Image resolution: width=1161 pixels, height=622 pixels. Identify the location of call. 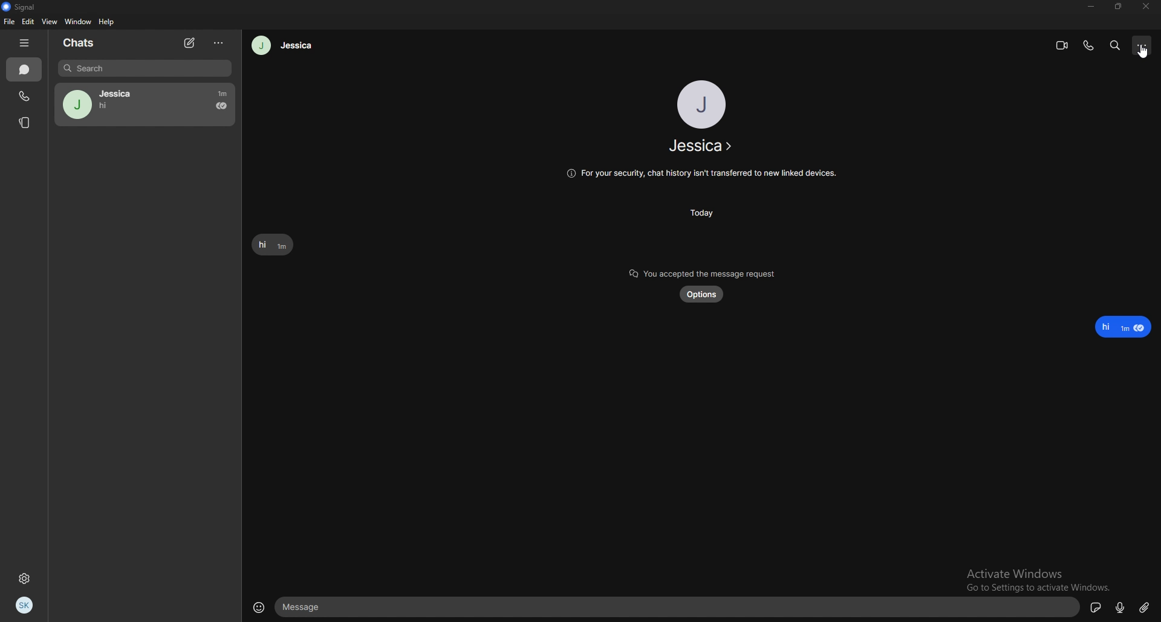
(1089, 45).